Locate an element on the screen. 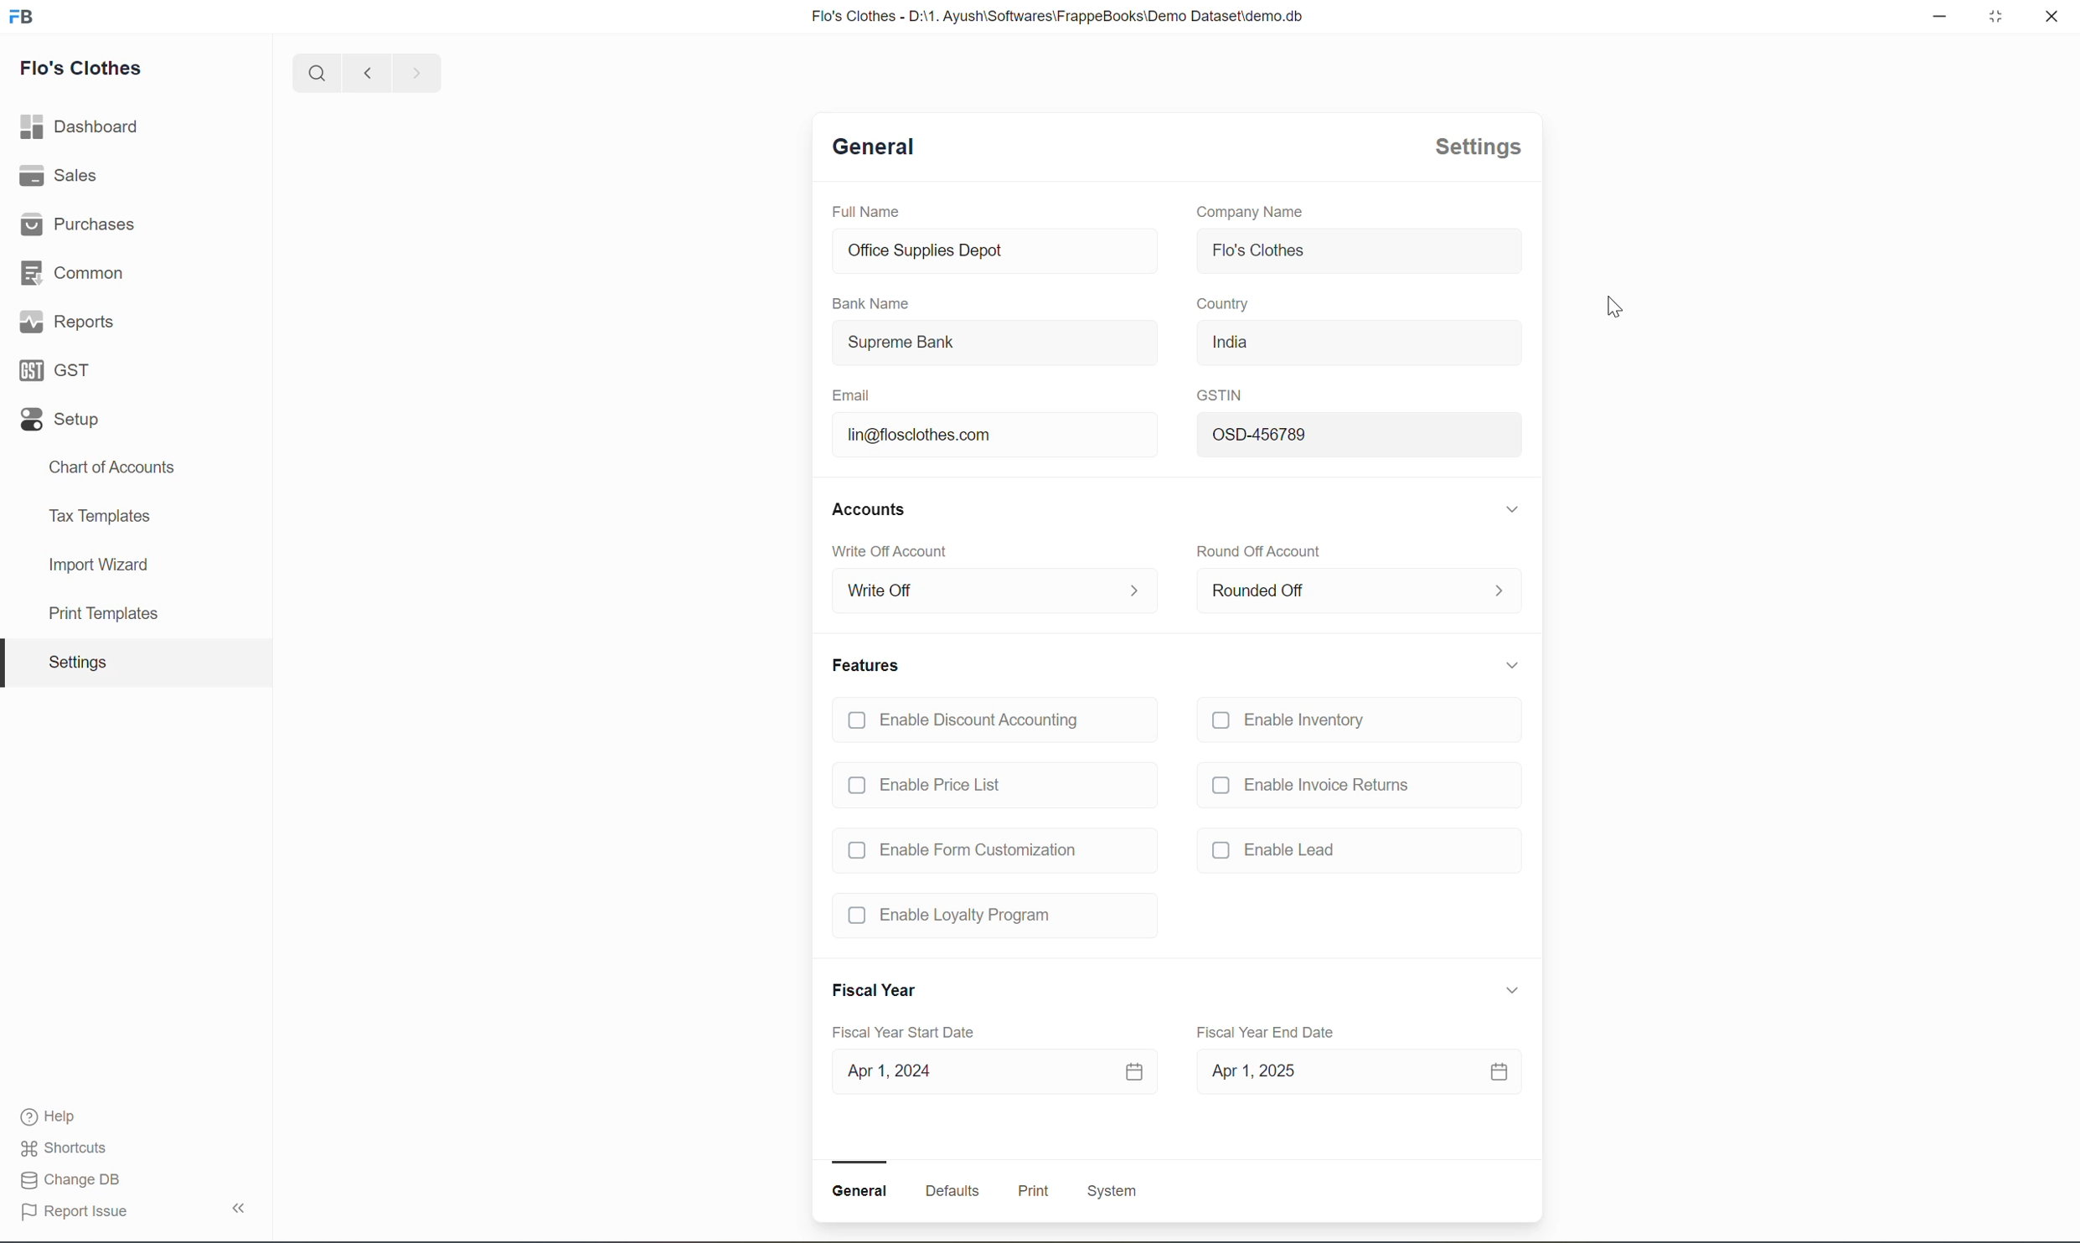 Image resolution: width=2080 pixels, height=1243 pixels. Features is located at coordinates (869, 665).